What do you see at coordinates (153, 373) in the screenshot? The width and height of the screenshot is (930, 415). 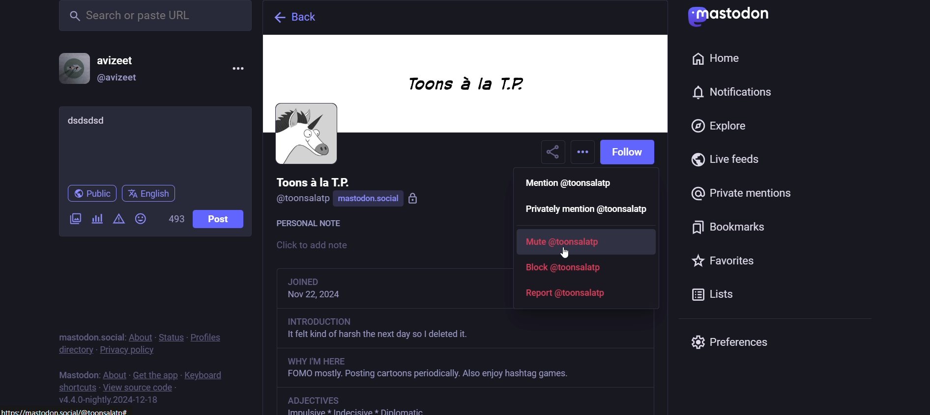 I see `get the app` at bounding box center [153, 373].